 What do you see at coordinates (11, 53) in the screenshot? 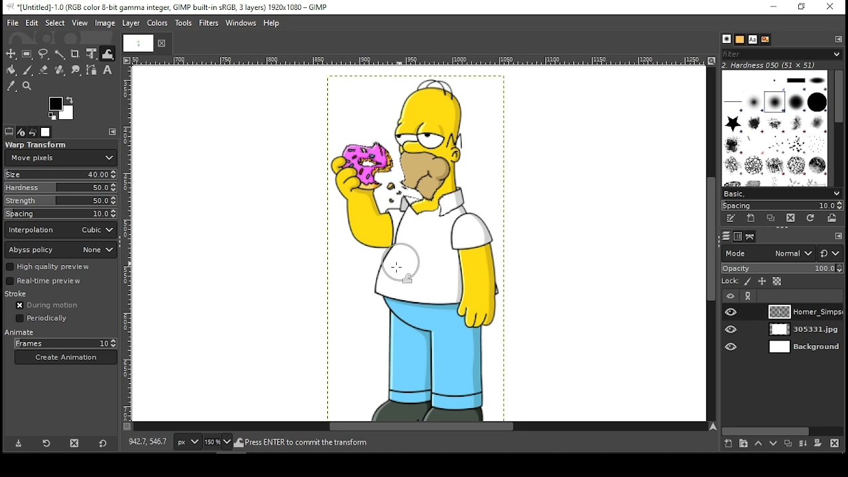
I see `move tool` at bounding box center [11, 53].